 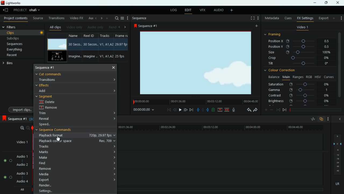 I want to click on cues, so click(x=286, y=18).